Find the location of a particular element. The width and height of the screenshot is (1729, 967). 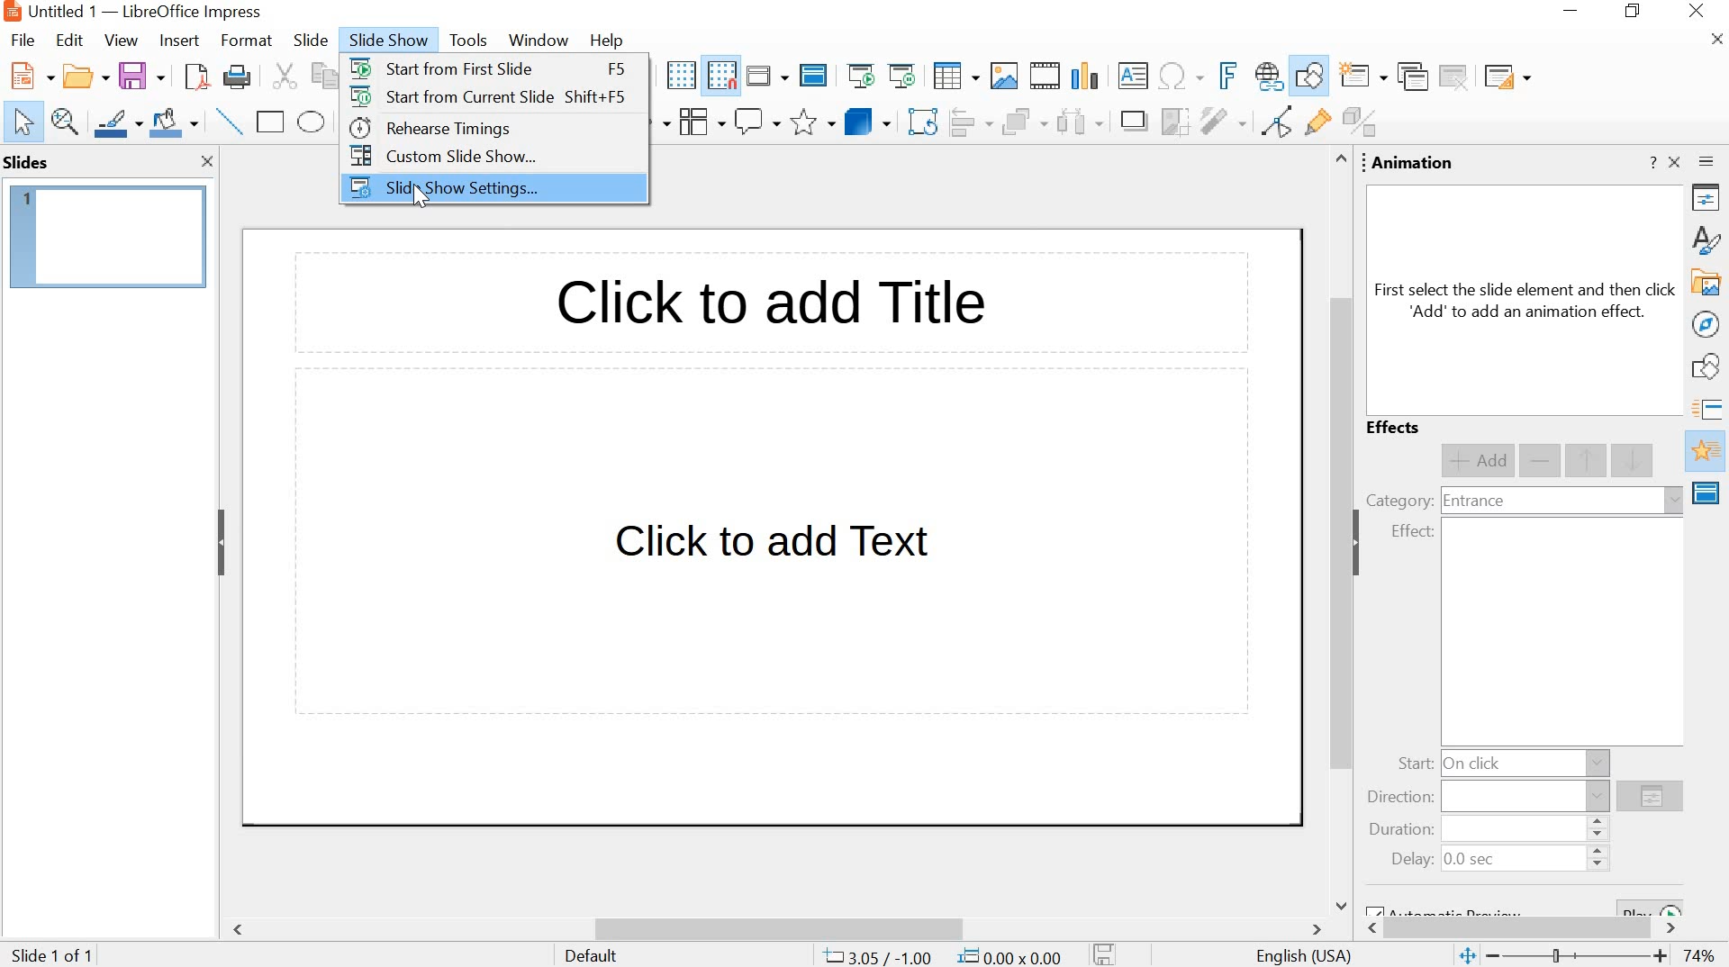

zoom out is located at coordinates (1495, 956).